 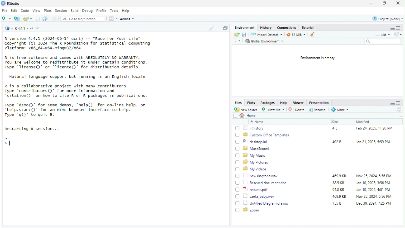 I want to click on History, so click(x=266, y=28).